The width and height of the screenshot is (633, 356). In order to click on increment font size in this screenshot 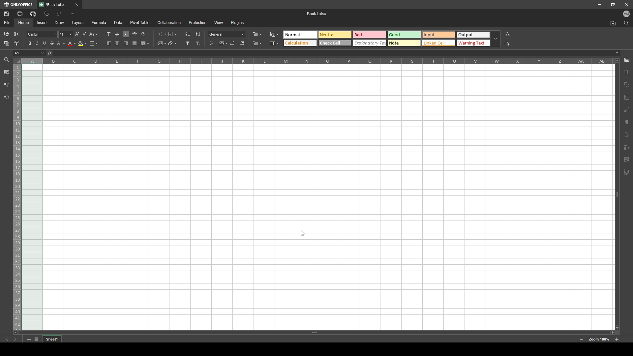, I will do `click(76, 34)`.